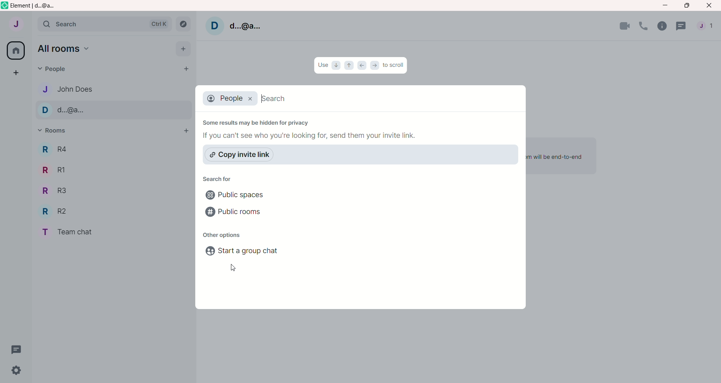  Describe the element at coordinates (664, 27) in the screenshot. I see `room info` at that location.